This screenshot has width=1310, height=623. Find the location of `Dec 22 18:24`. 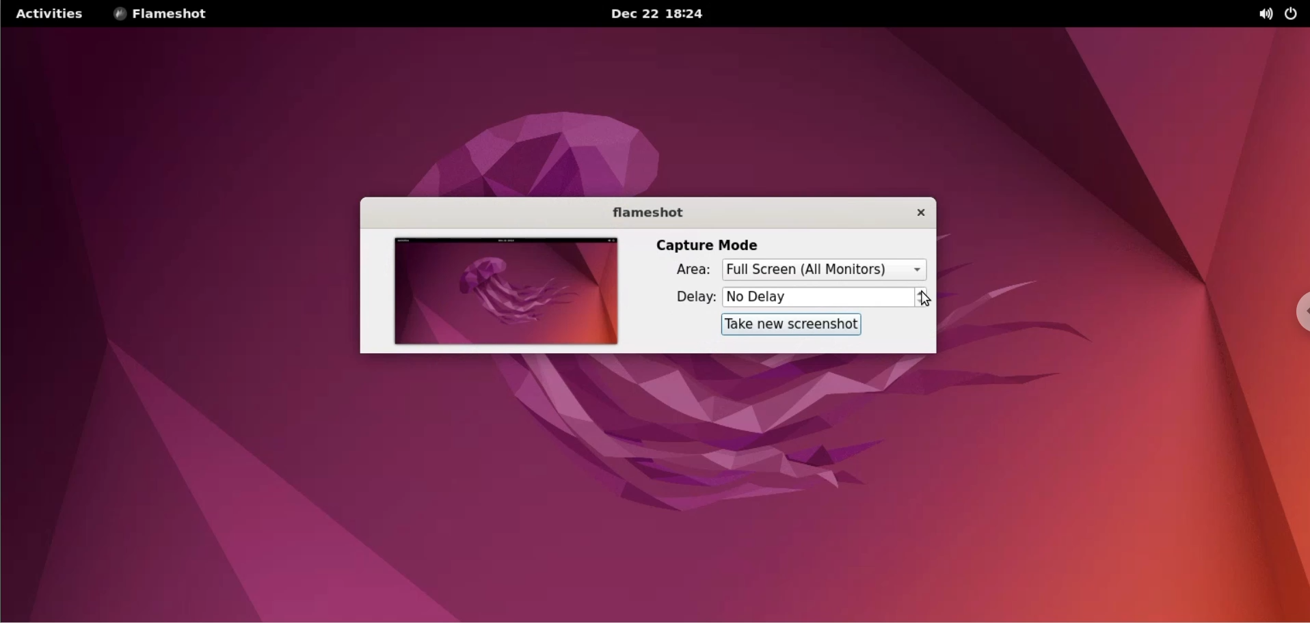

Dec 22 18:24 is located at coordinates (652, 13).